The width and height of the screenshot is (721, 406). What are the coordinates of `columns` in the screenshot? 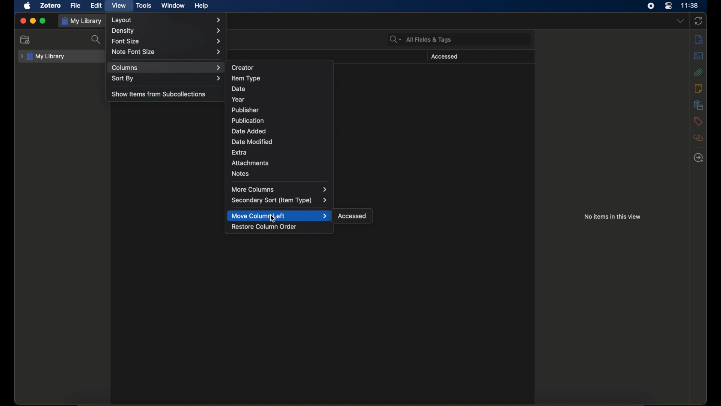 It's located at (166, 68).